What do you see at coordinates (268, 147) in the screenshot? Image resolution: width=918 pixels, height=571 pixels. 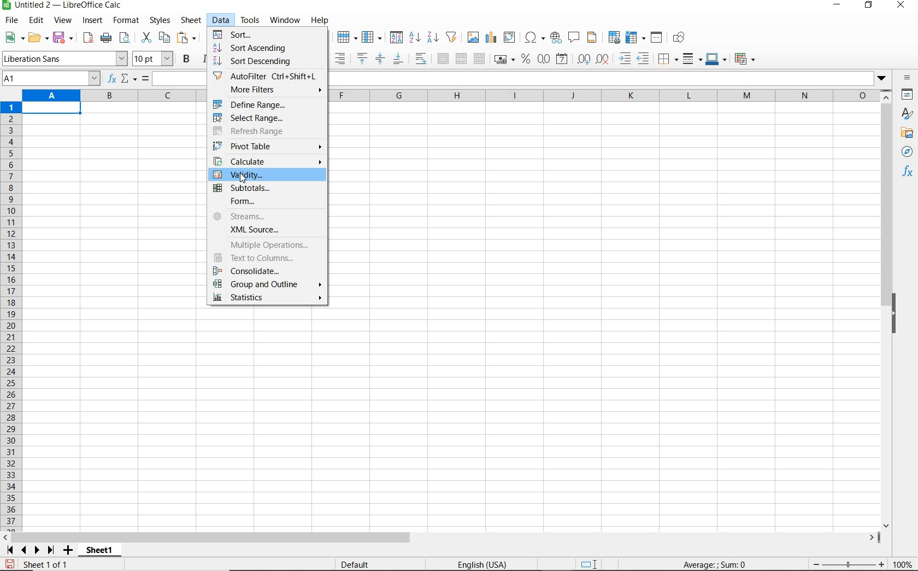 I see `pivot table` at bounding box center [268, 147].